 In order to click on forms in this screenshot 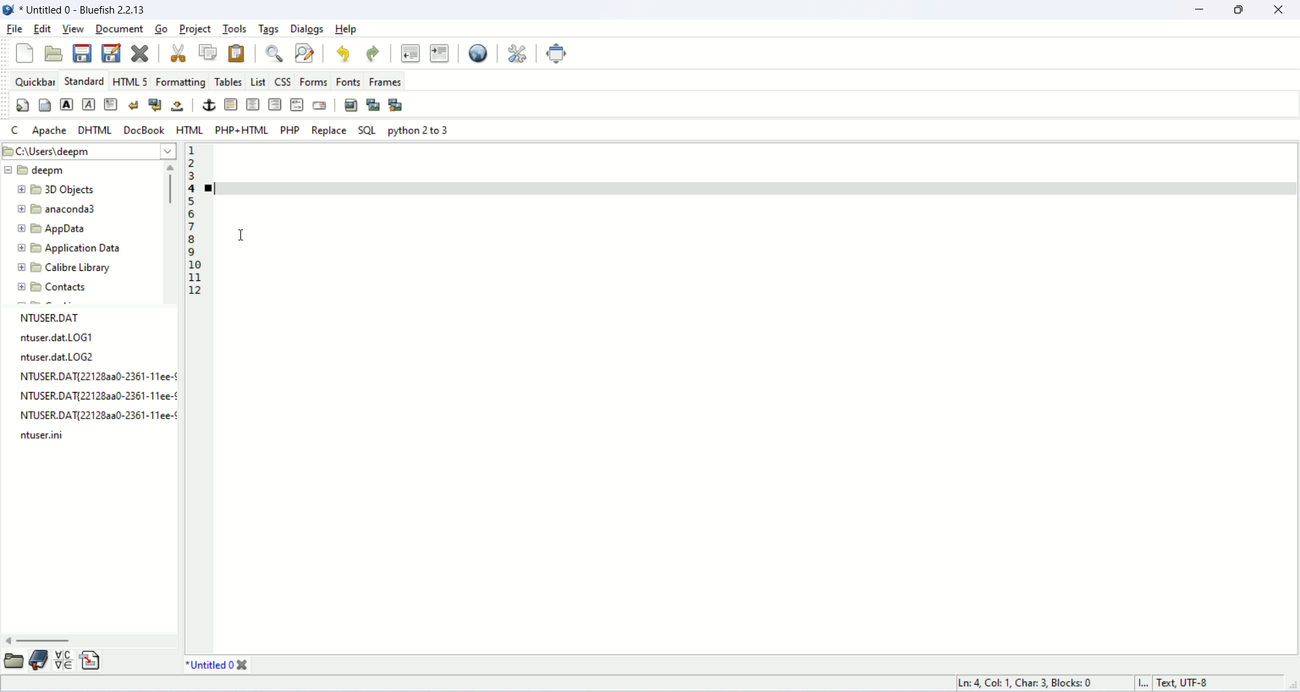, I will do `click(312, 81)`.